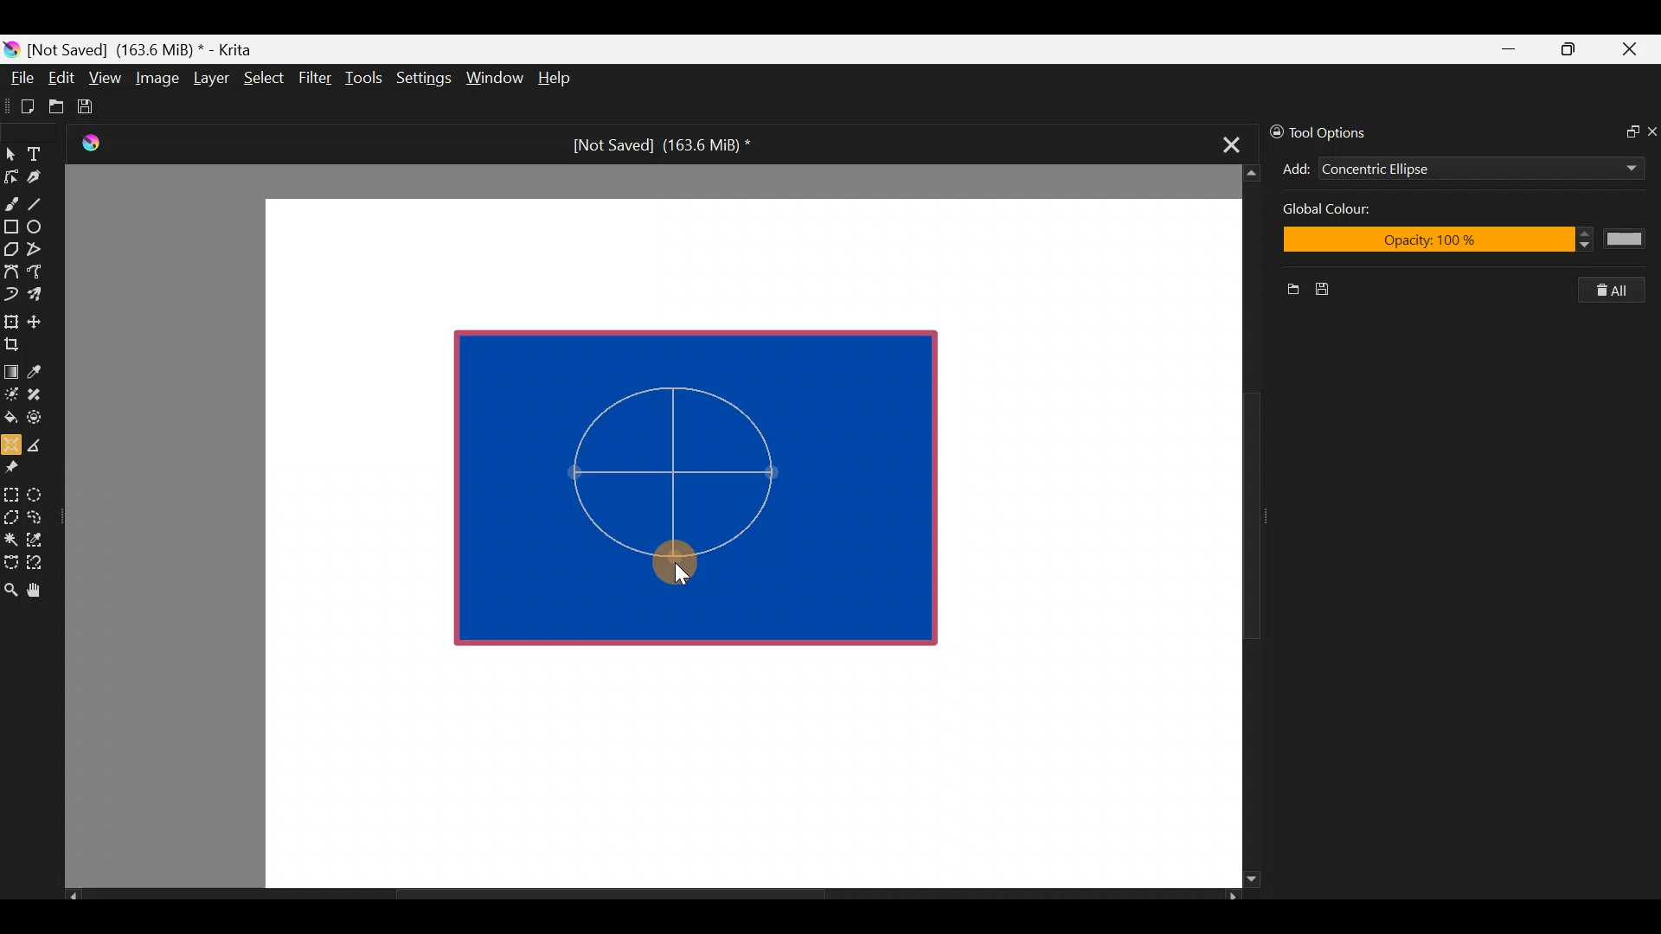 The width and height of the screenshot is (1661, 934). Describe the element at coordinates (17, 343) in the screenshot. I see `Crop the image to an area` at that location.